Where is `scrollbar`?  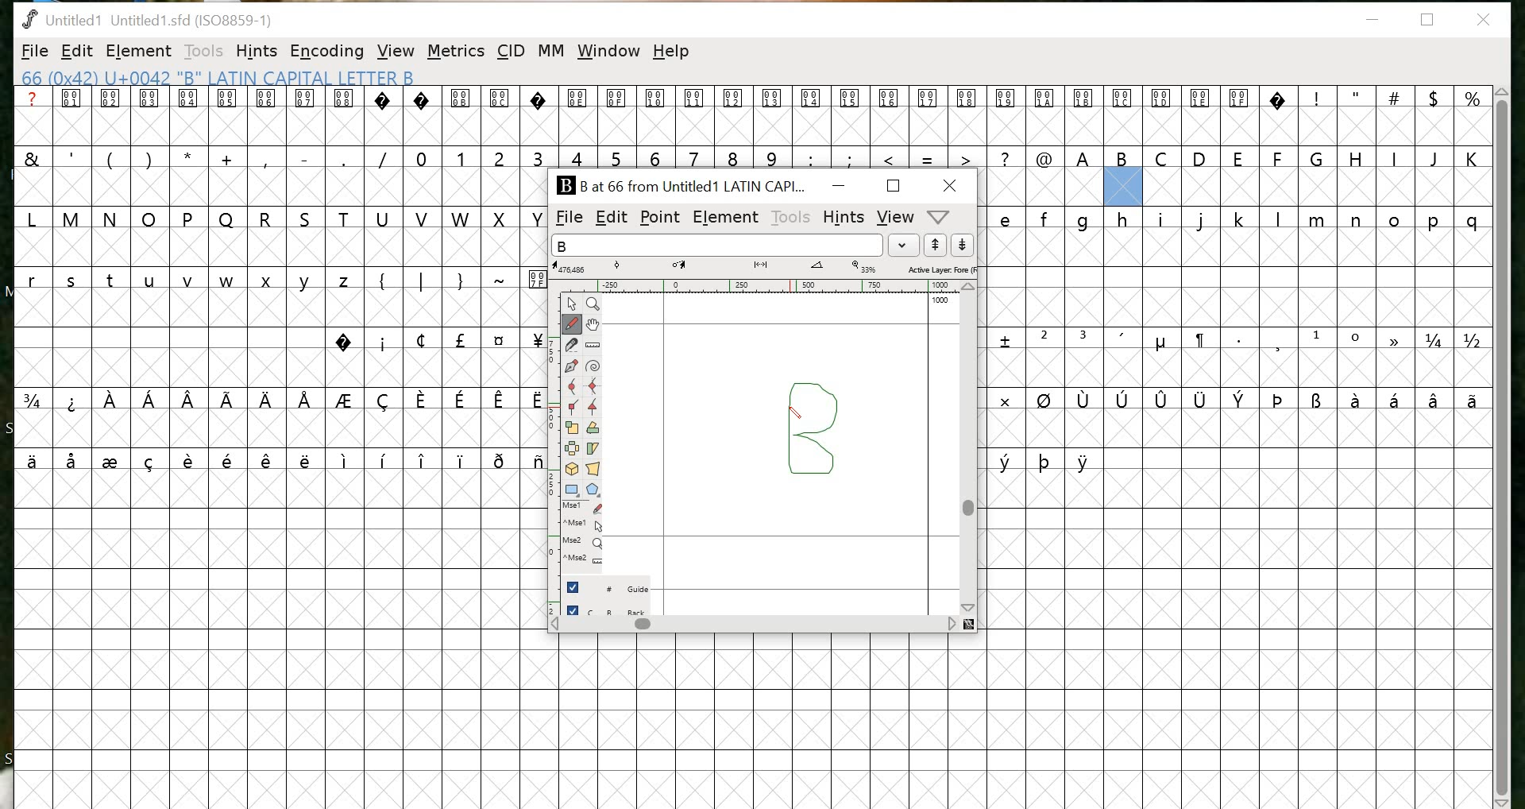 scrollbar is located at coordinates (761, 625).